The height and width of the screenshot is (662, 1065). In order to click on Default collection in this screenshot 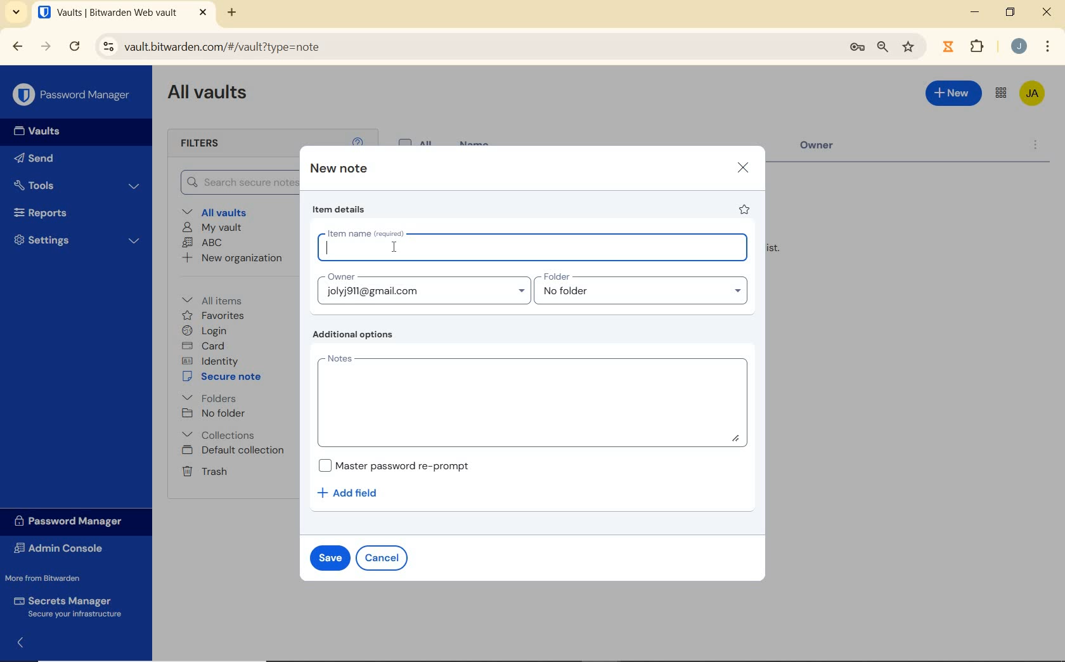, I will do `click(235, 451)`.